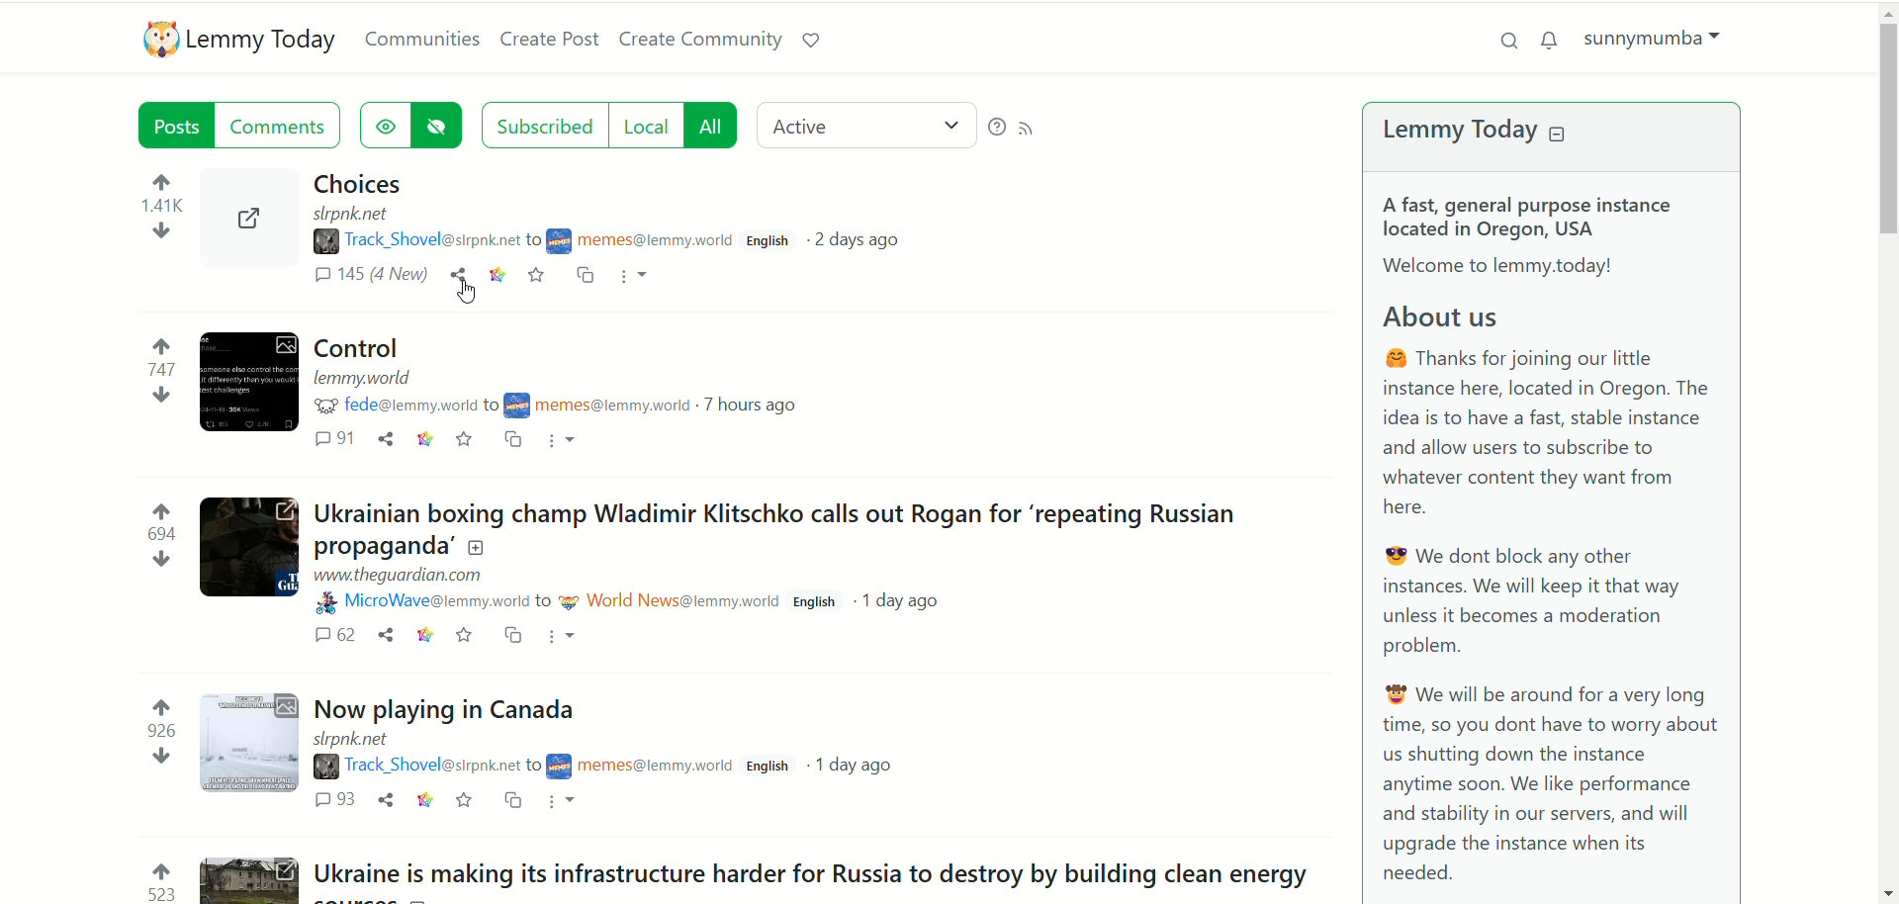 This screenshot has width=1899, height=904. Describe the element at coordinates (408, 241) in the screenshot. I see `username` at that location.